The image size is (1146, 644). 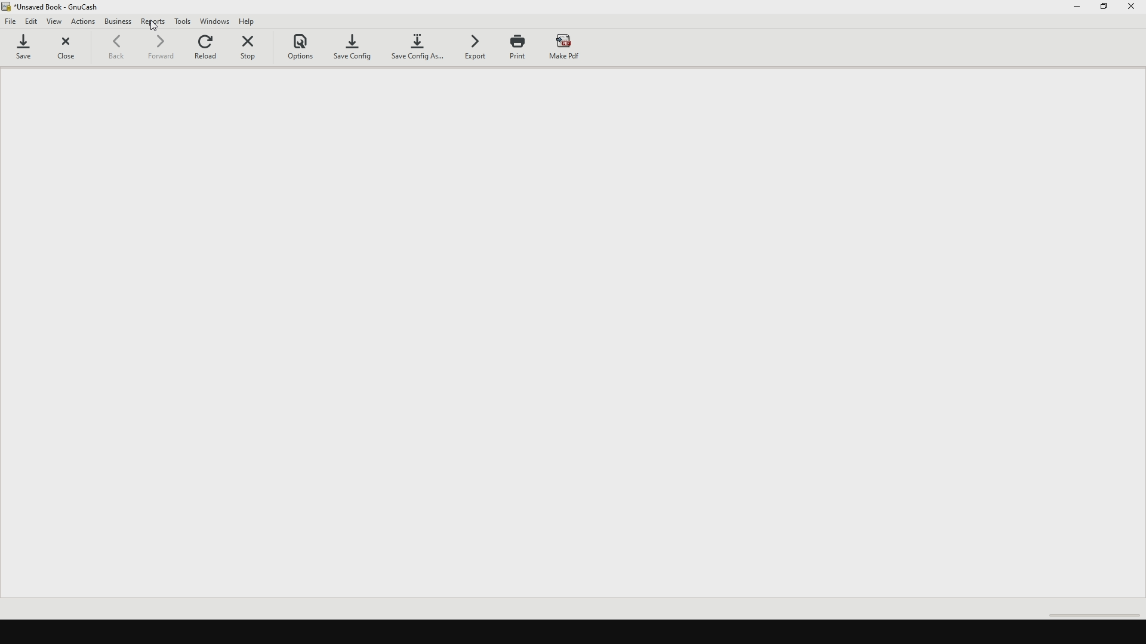 I want to click on *Unsaved Book - GnuCash, so click(x=61, y=7).